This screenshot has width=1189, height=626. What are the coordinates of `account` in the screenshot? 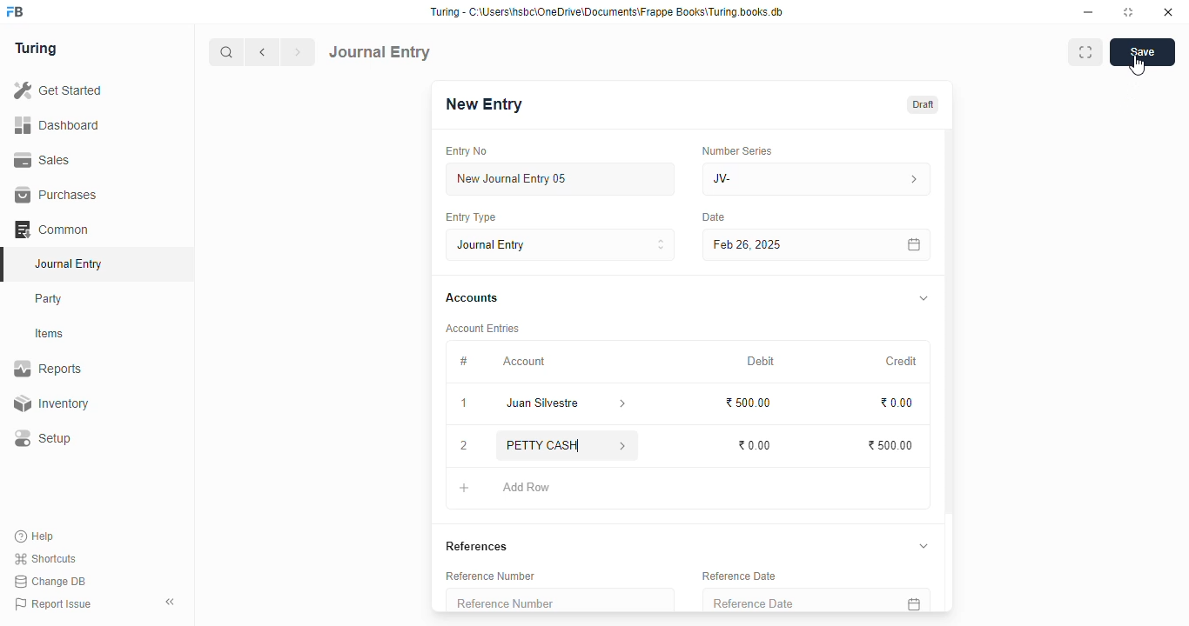 It's located at (524, 361).